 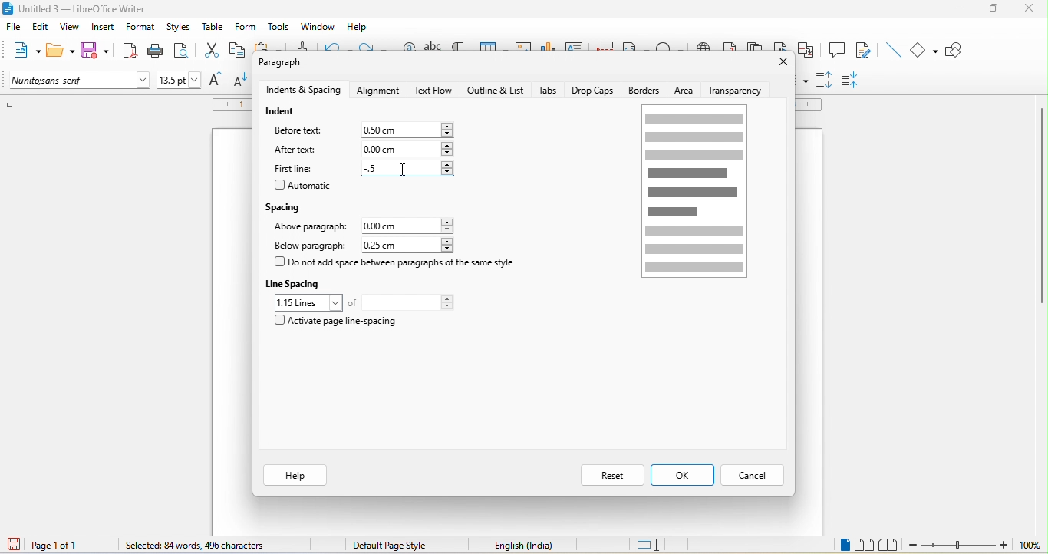 What do you see at coordinates (278, 28) in the screenshot?
I see `tools` at bounding box center [278, 28].